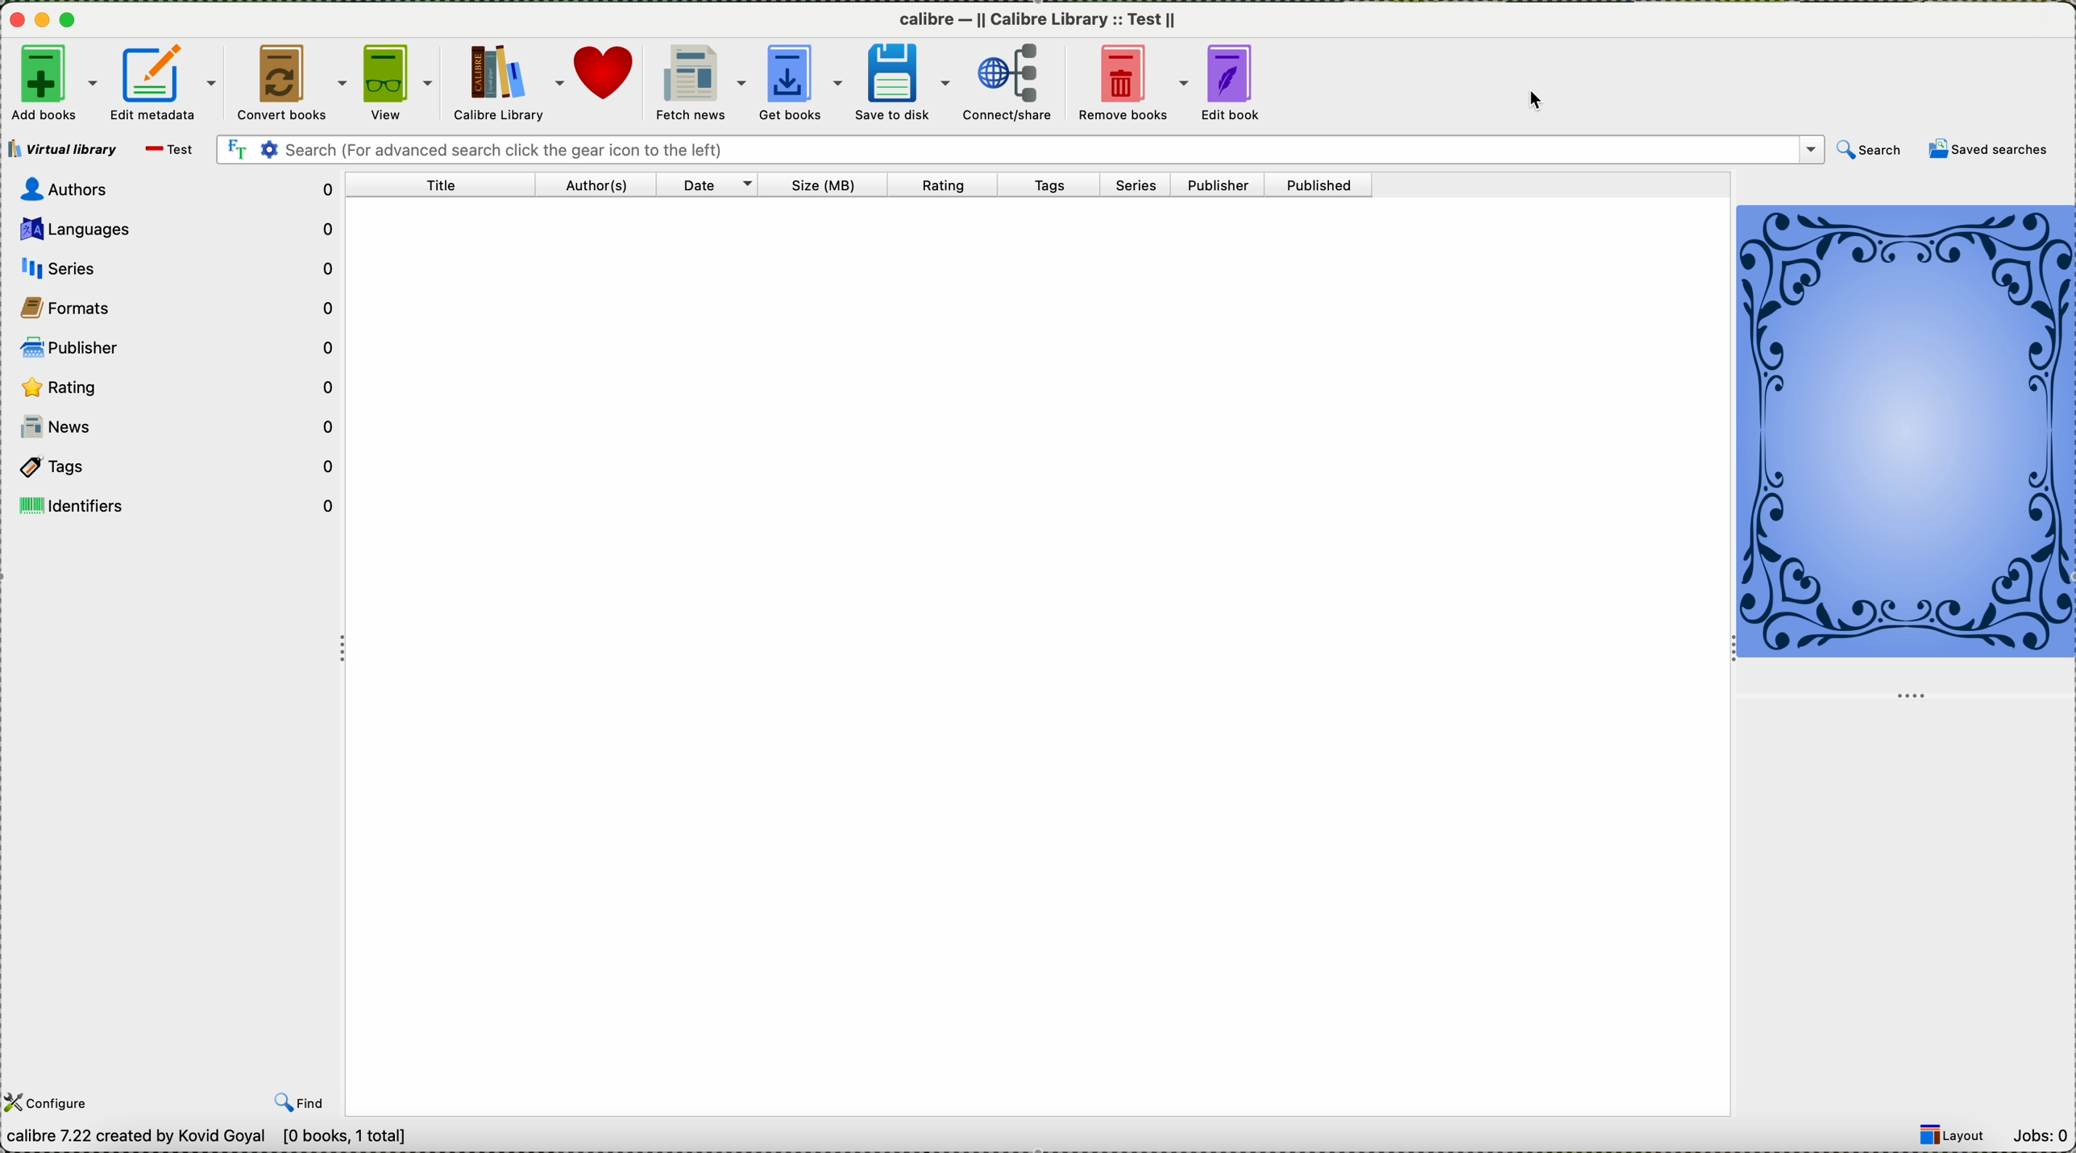 Image resolution: width=2076 pixels, height=1153 pixels. I want to click on maximize program, so click(71, 20).